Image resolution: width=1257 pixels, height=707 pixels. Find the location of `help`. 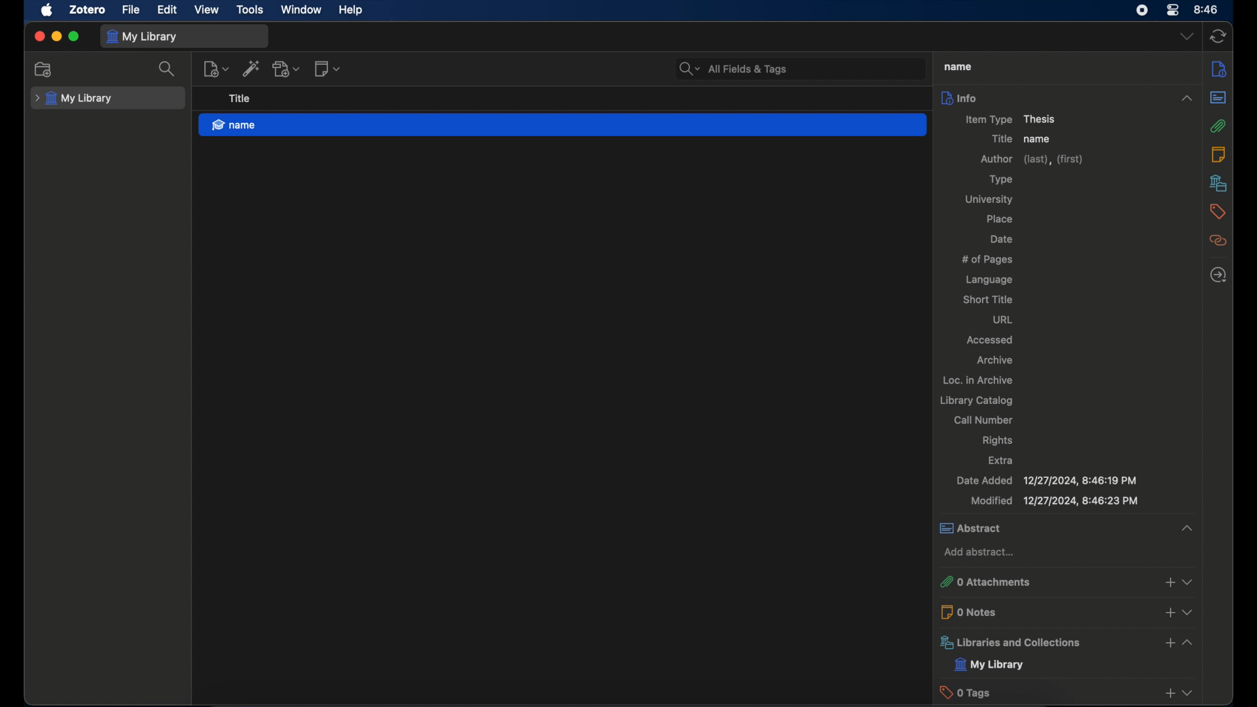

help is located at coordinates (351, 10).